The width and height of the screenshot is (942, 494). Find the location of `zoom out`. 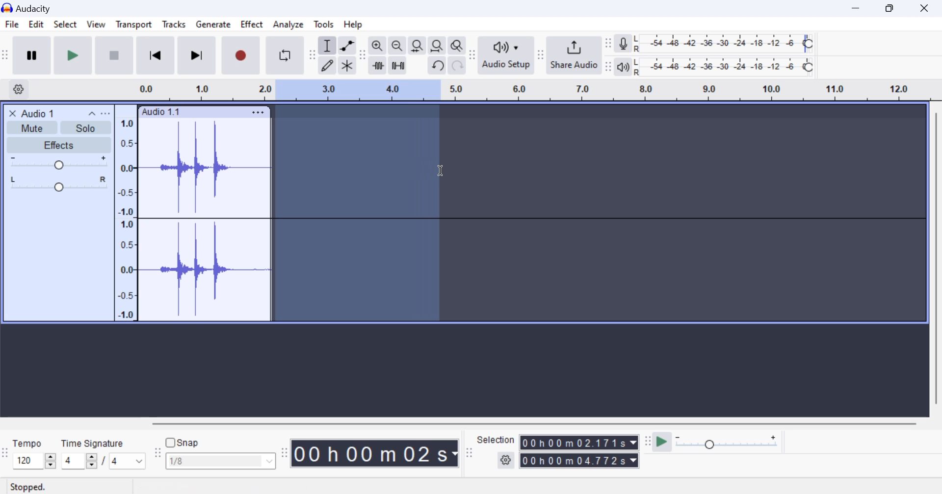

zoom out is located at coordinates (397, 47).